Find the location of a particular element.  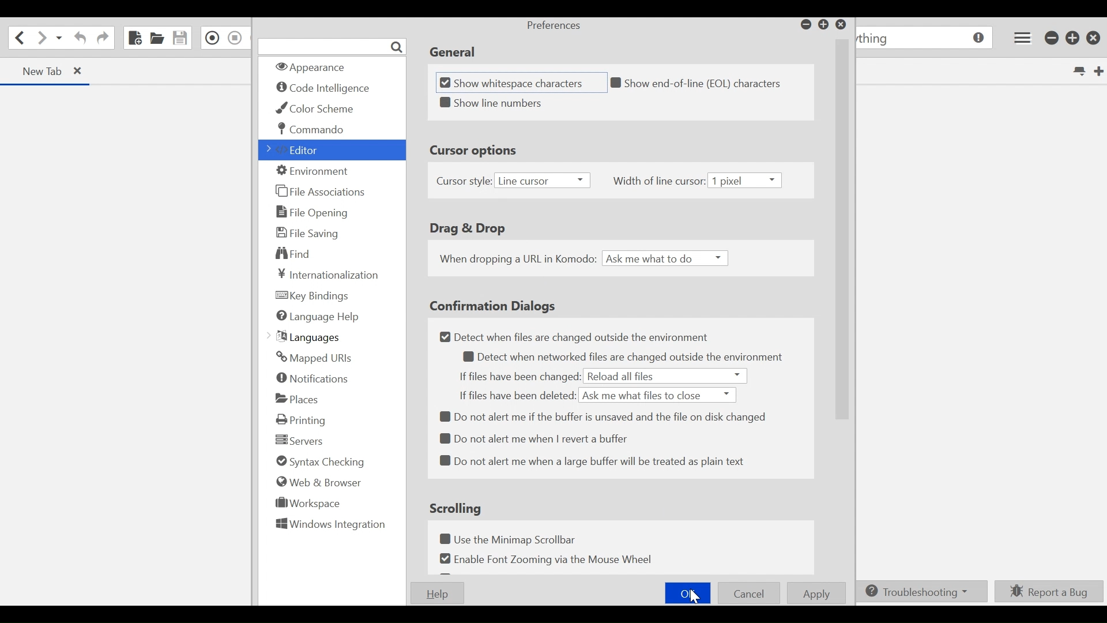

 Use the Minimap Scrollbar is located at coordinates (515, 538).